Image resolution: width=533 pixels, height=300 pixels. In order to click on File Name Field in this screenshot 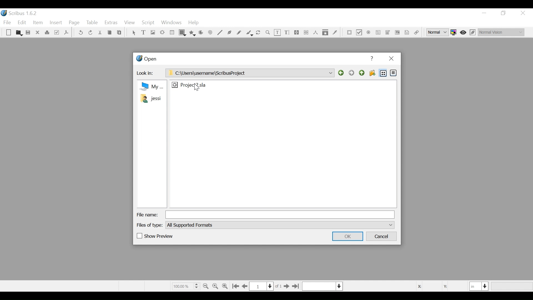, I will do `click(281, 214)`.